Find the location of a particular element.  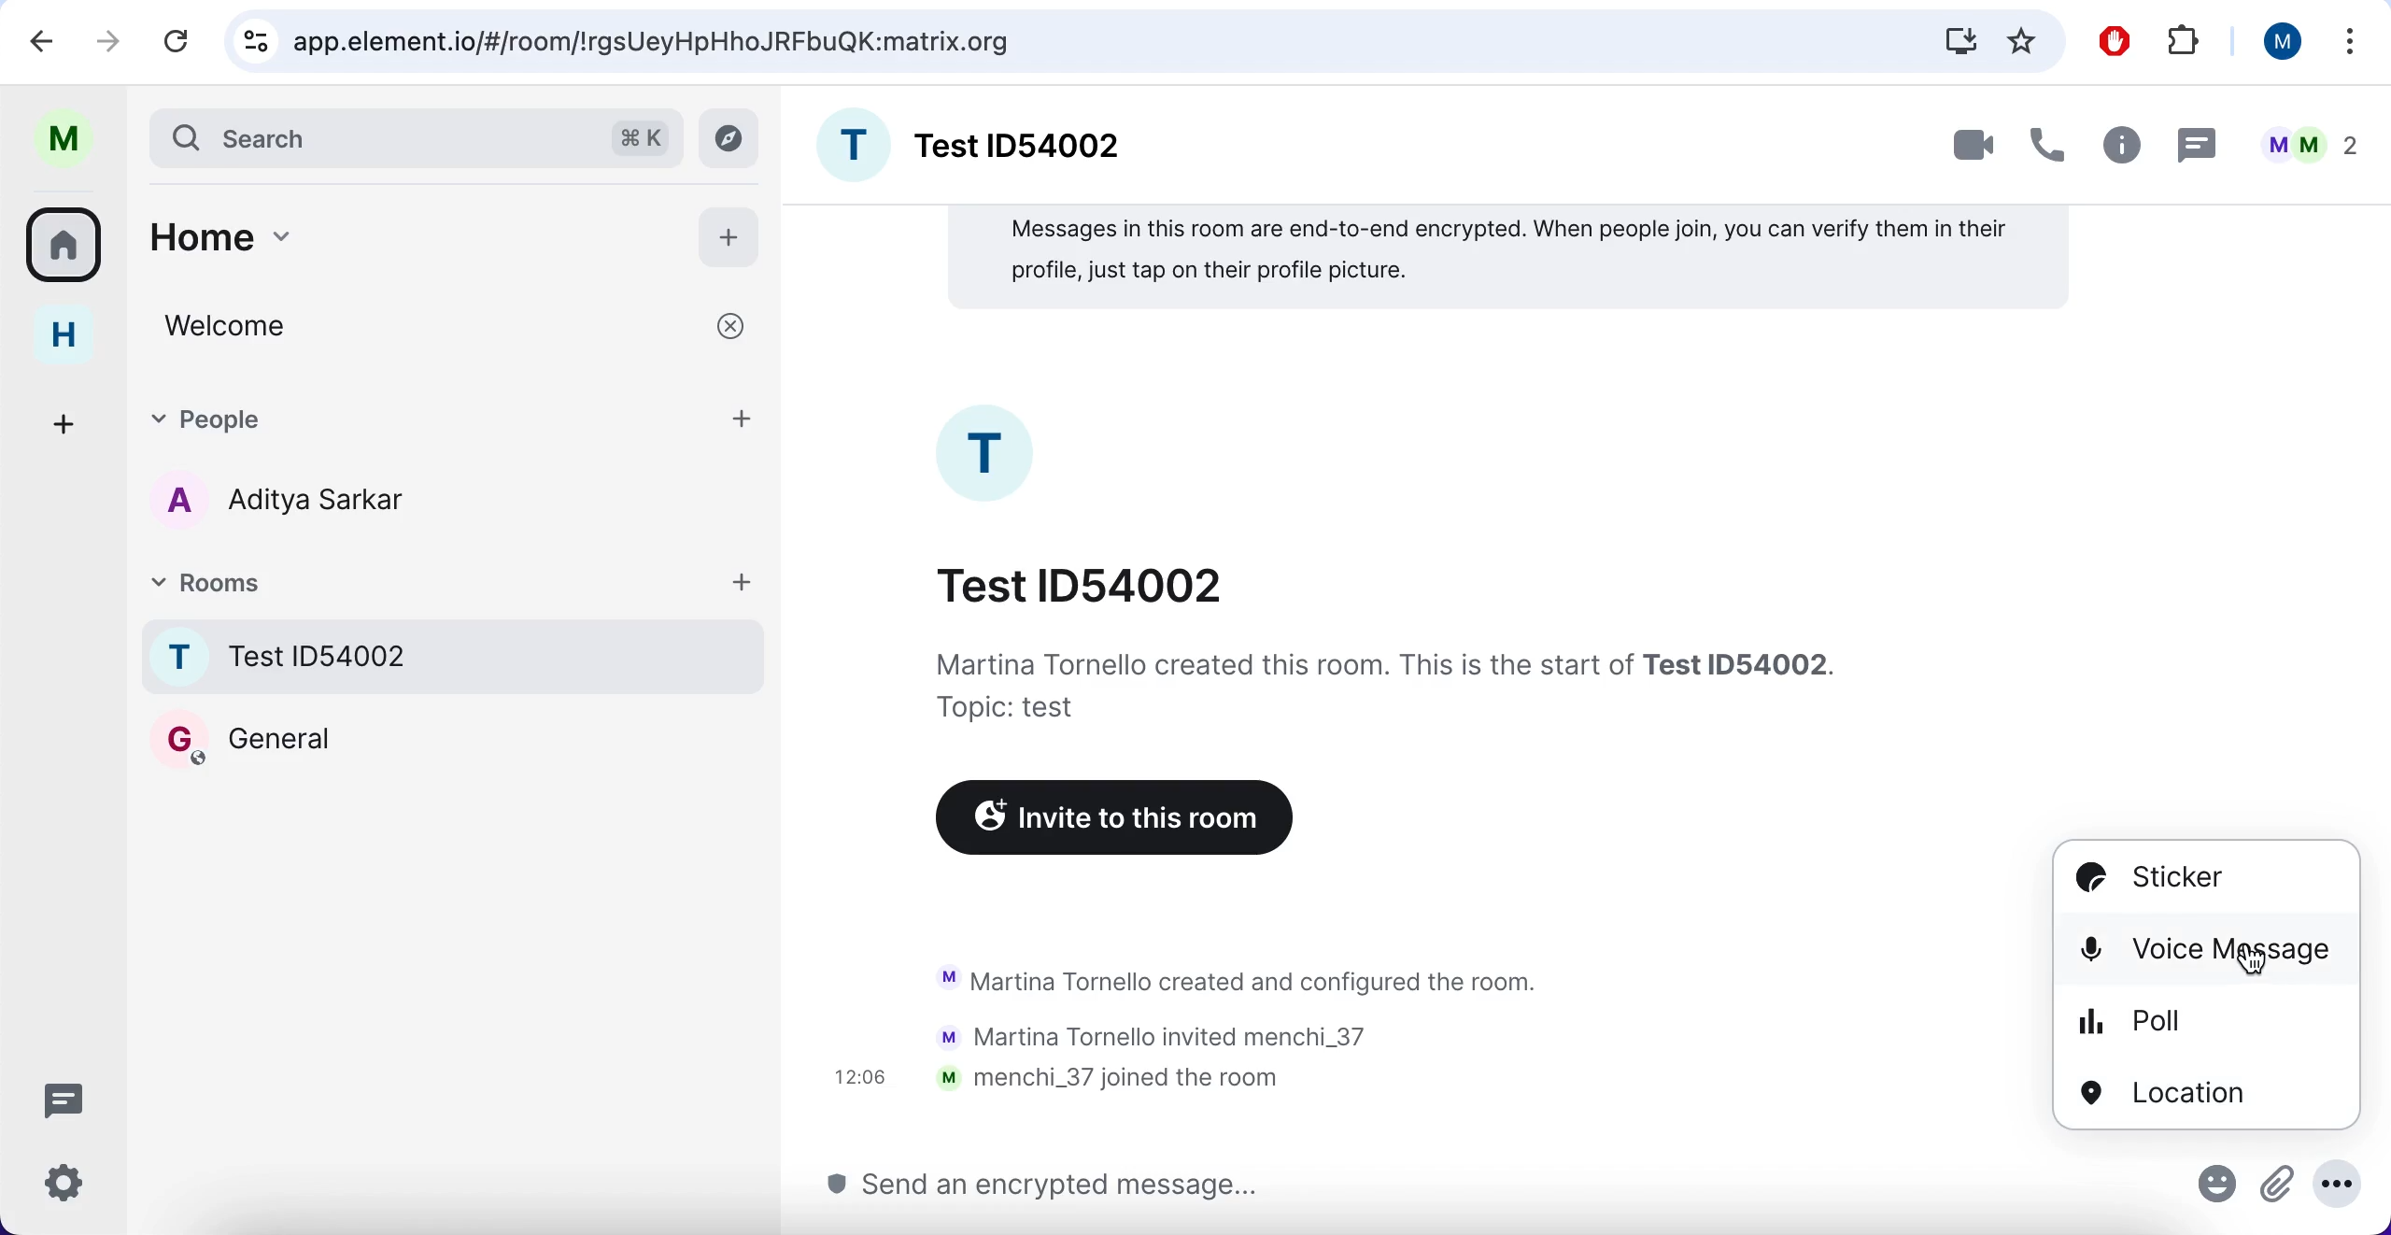

home is located at coordinates (403, 234).